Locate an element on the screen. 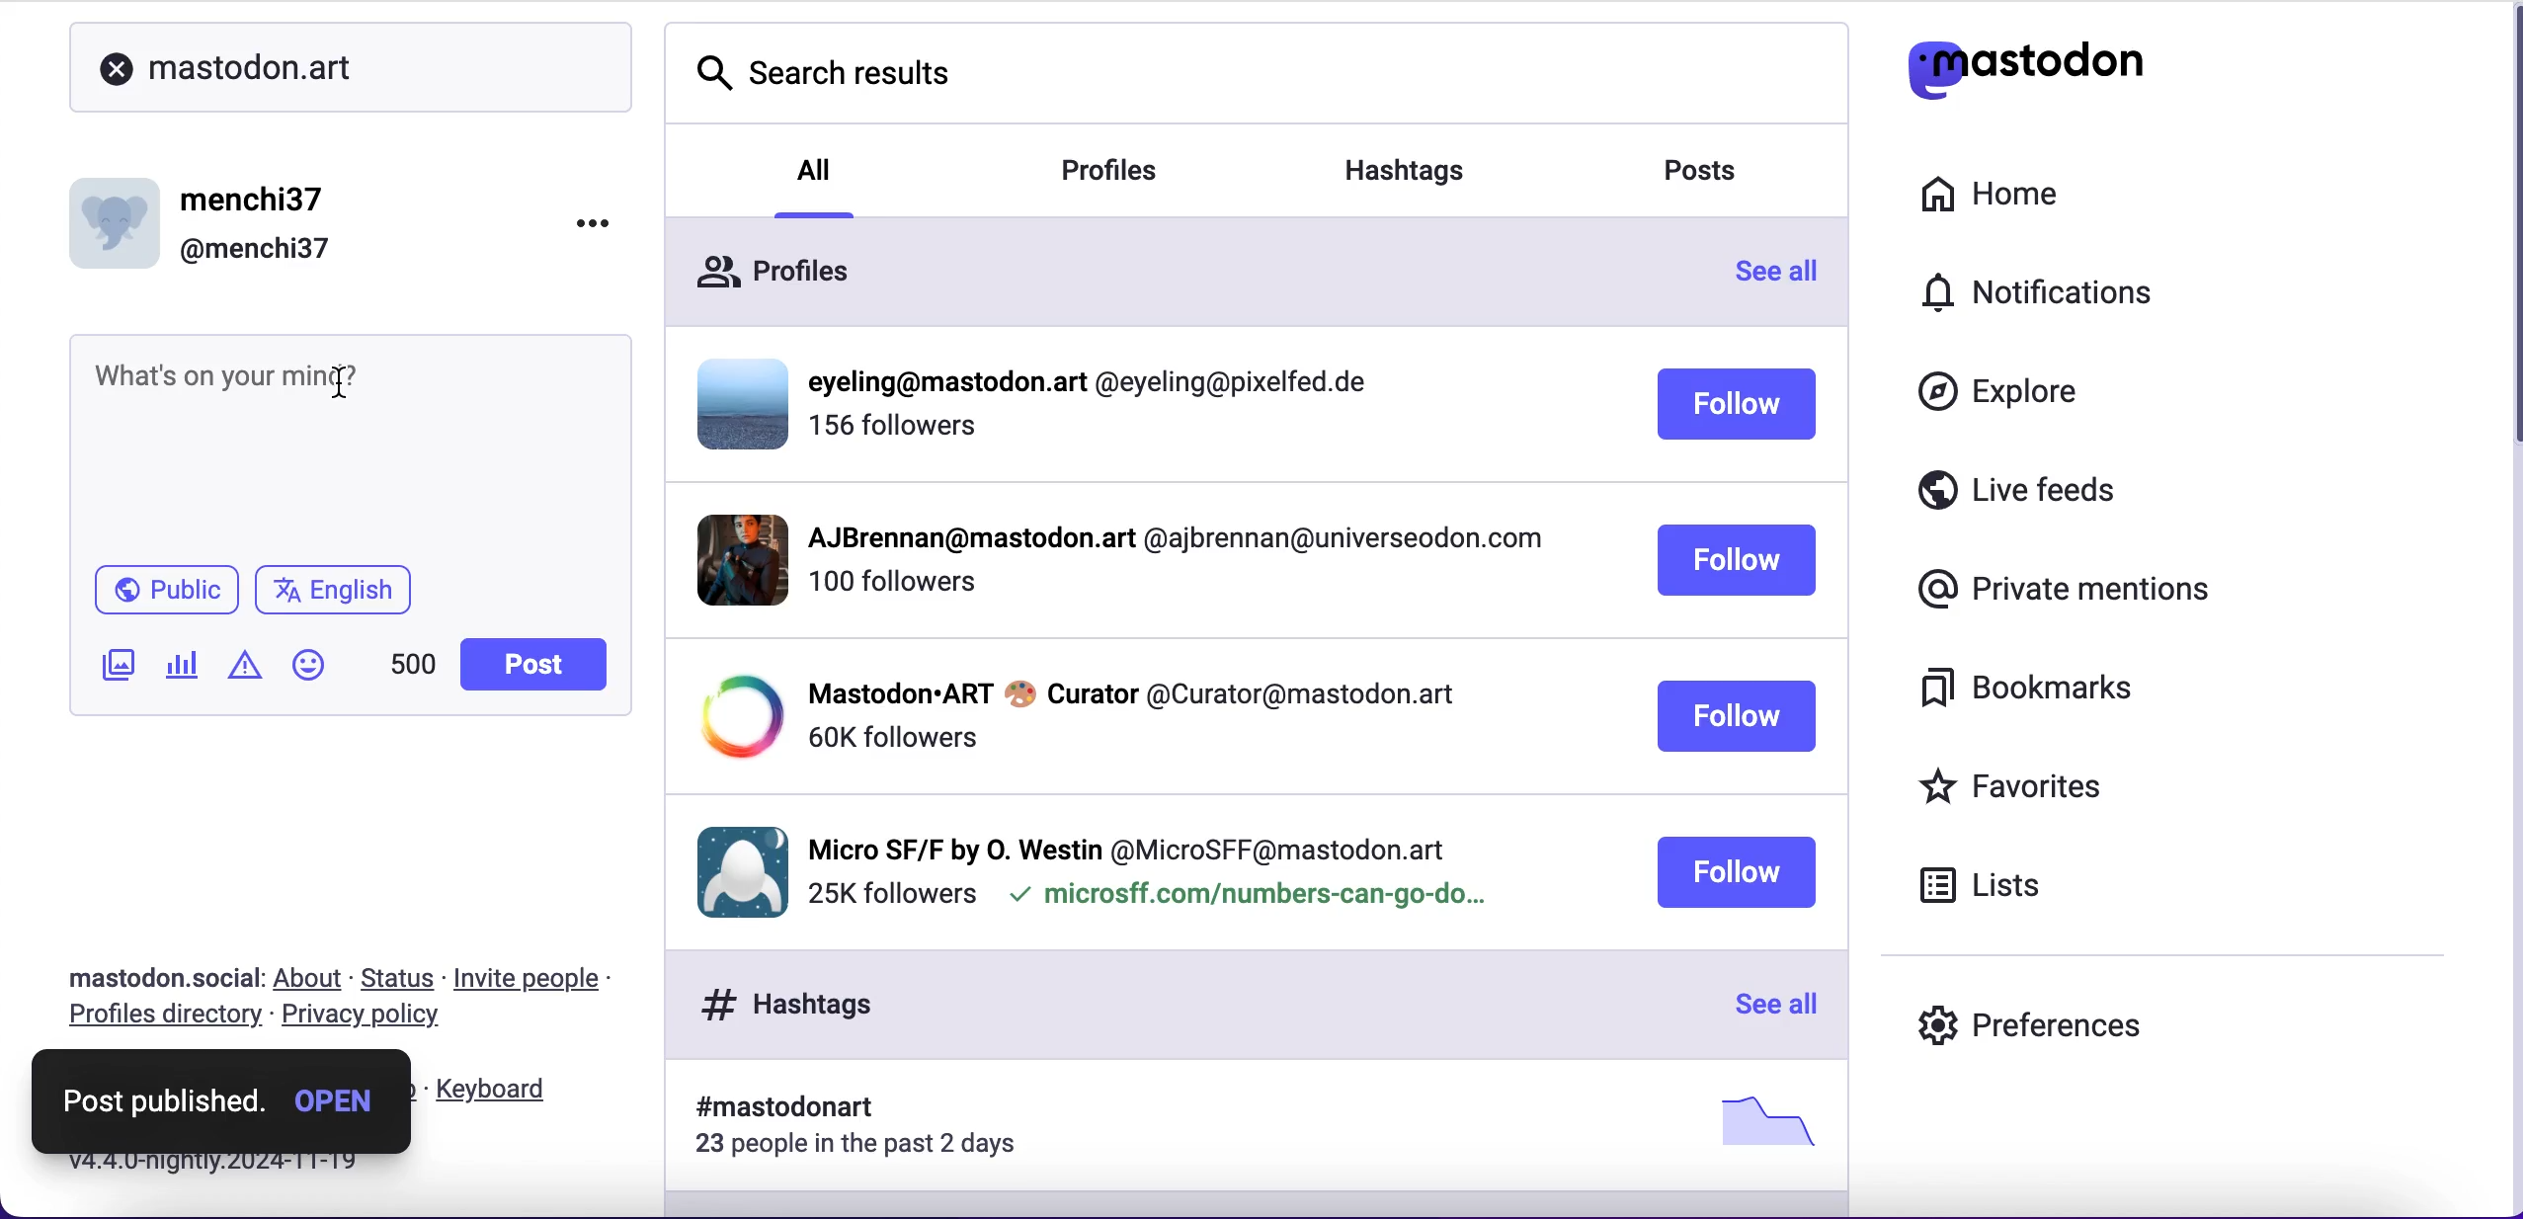 This screenshot has width=2523, height=1219. mastodon.art is located at coordinates (219, 66).